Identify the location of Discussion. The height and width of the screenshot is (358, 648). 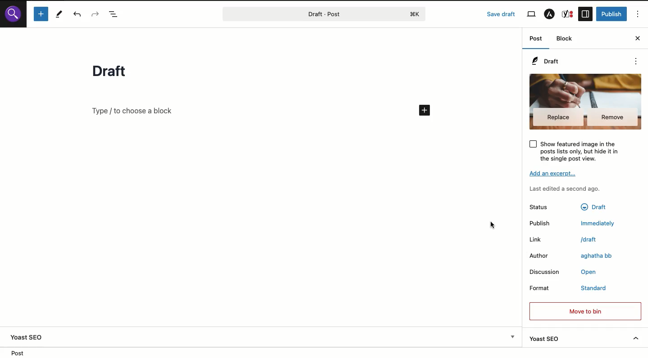
(545, 272).